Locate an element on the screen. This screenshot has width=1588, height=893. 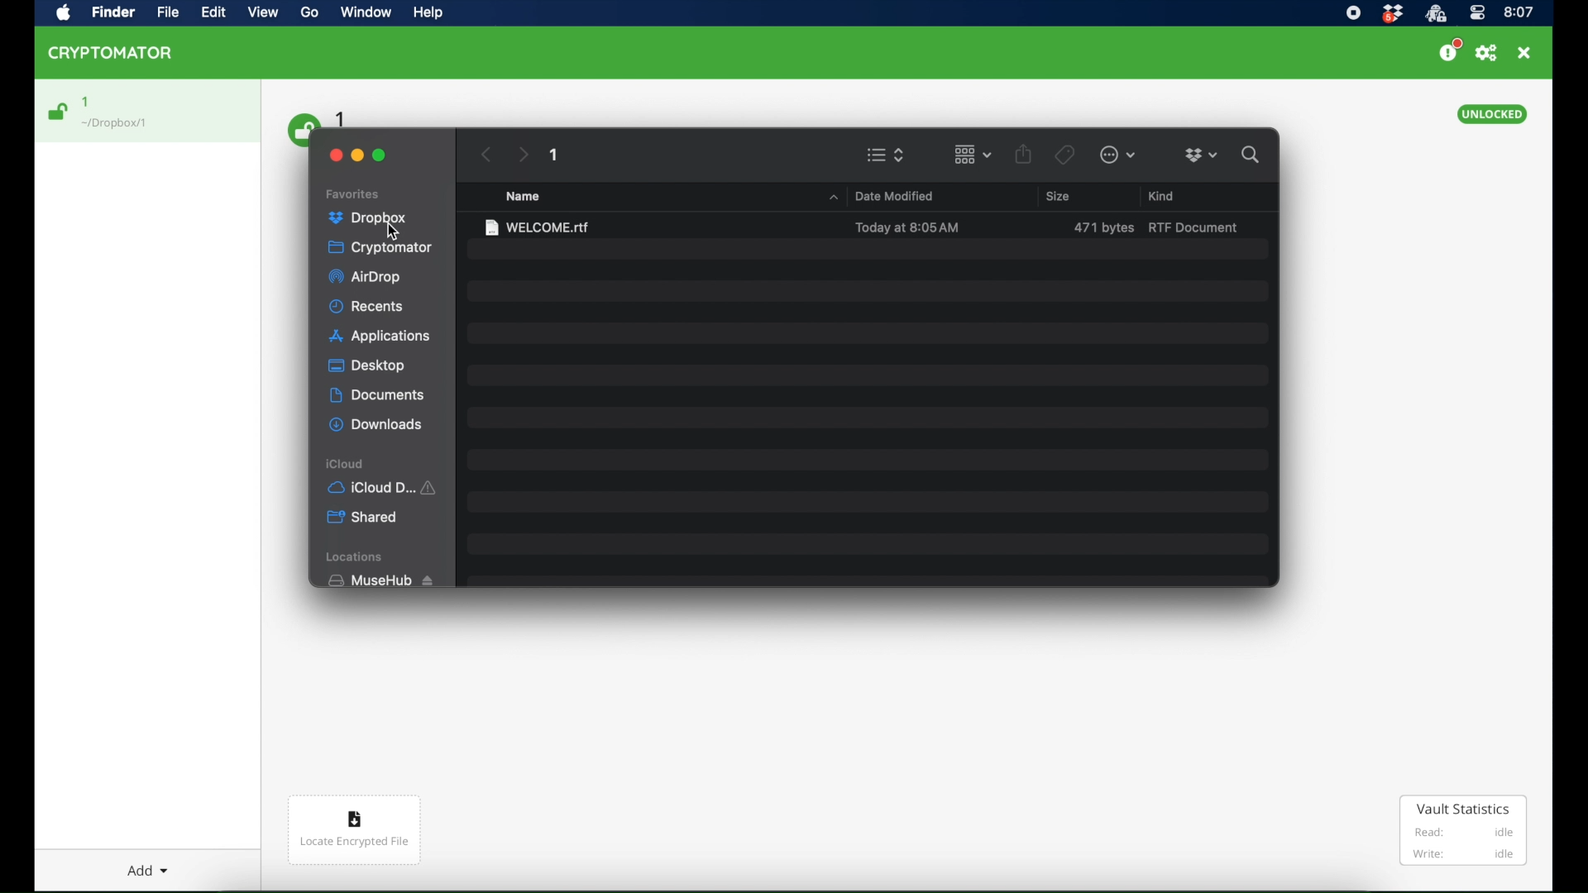
desktop is located at coordinates (366, 366).